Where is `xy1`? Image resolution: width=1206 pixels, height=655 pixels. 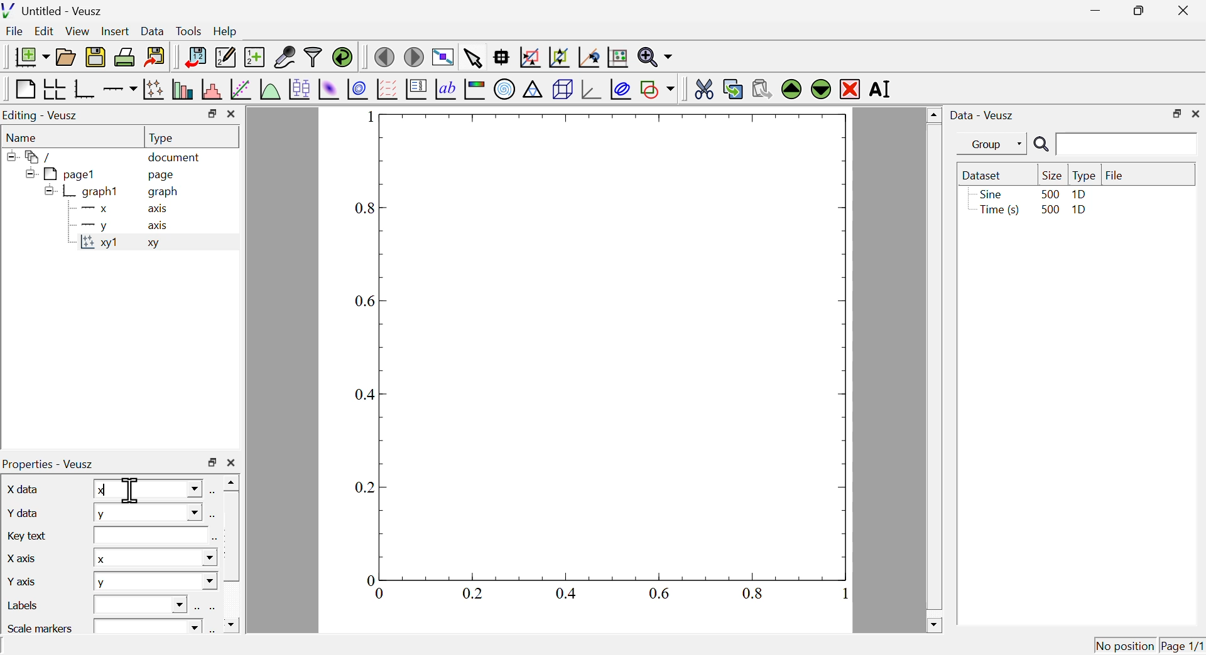 xy1 is located at coordinates (100, 246).